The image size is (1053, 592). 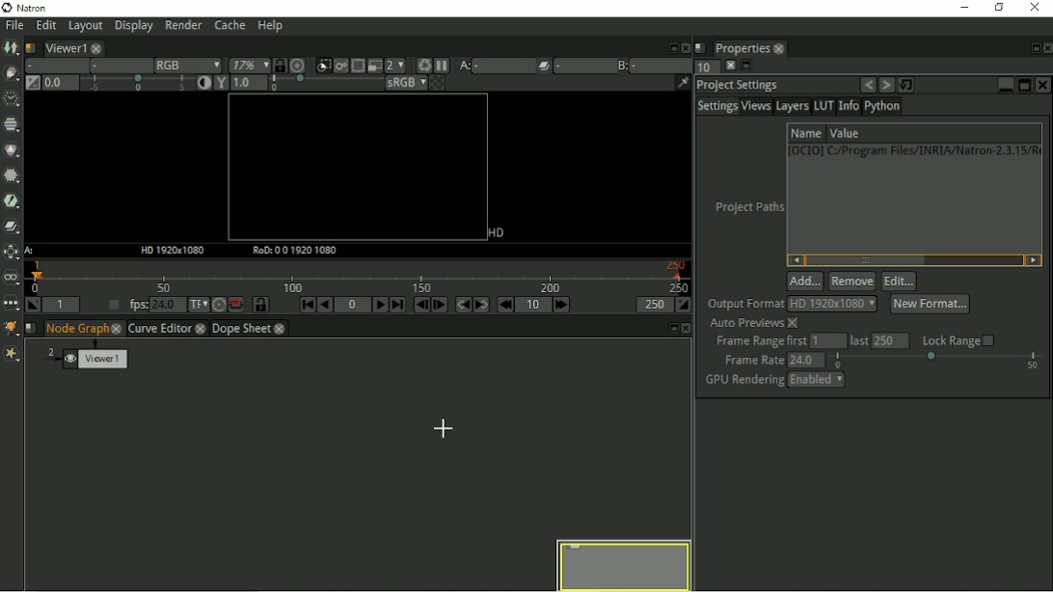 What do you see at coordinates (232, 305) in the screenshot?
I see `Behaviour` at bounding box center [232, 305].